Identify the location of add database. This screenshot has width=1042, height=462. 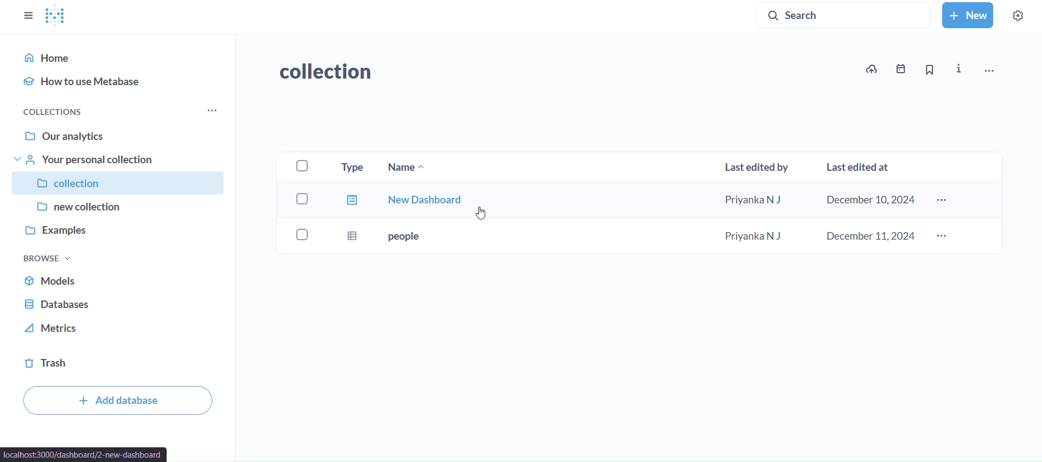
(119, 400).